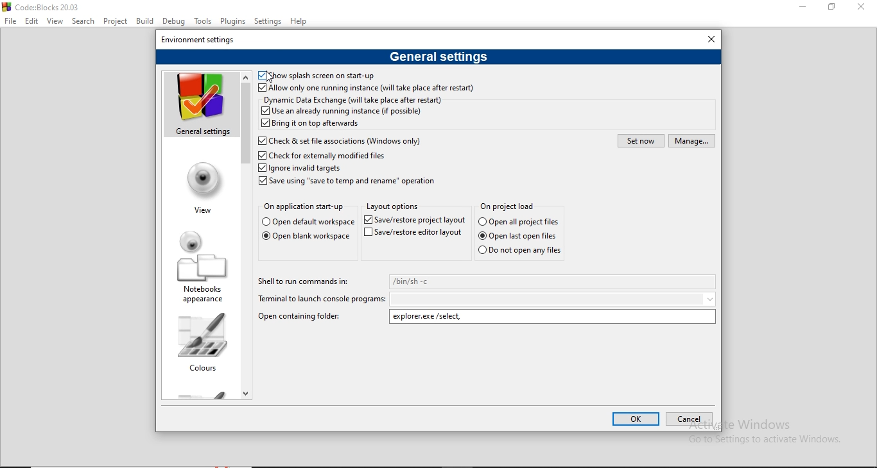  What do you see at coordinates (306, 237) in the screenshot?
I see `Open blank workspace` at bounding box center [306, 237].